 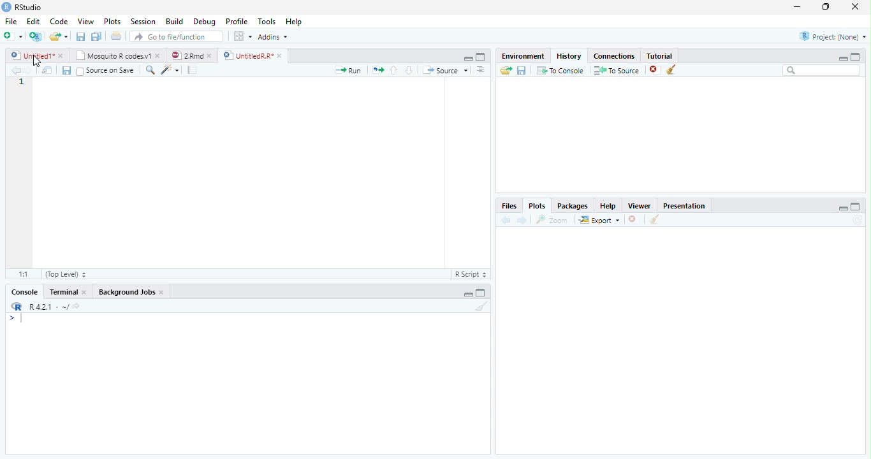 What do you see at coordinates (843, 58) in the screenshot?
I see `minimize` at bounding box center [843, 58].